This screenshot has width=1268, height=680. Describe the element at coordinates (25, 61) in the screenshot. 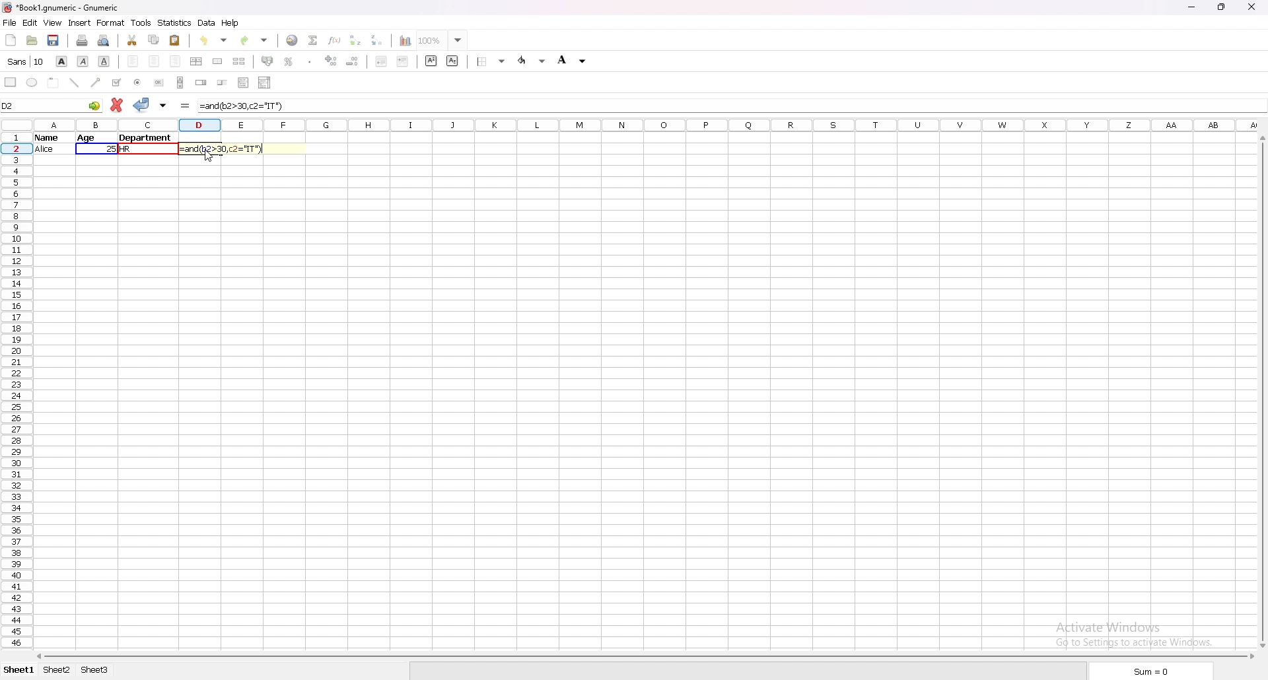

I see `font` at that location.